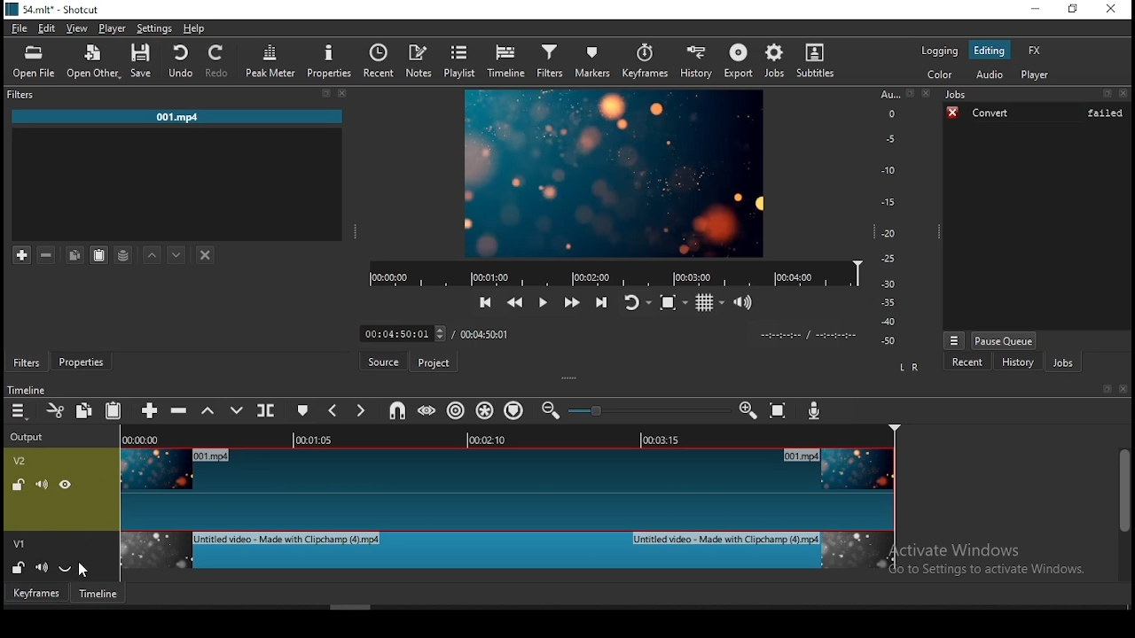 The image size is (1135, 638). Describe the element at coordinates (81, 361) in the screenshot. I see `properties` at that location.